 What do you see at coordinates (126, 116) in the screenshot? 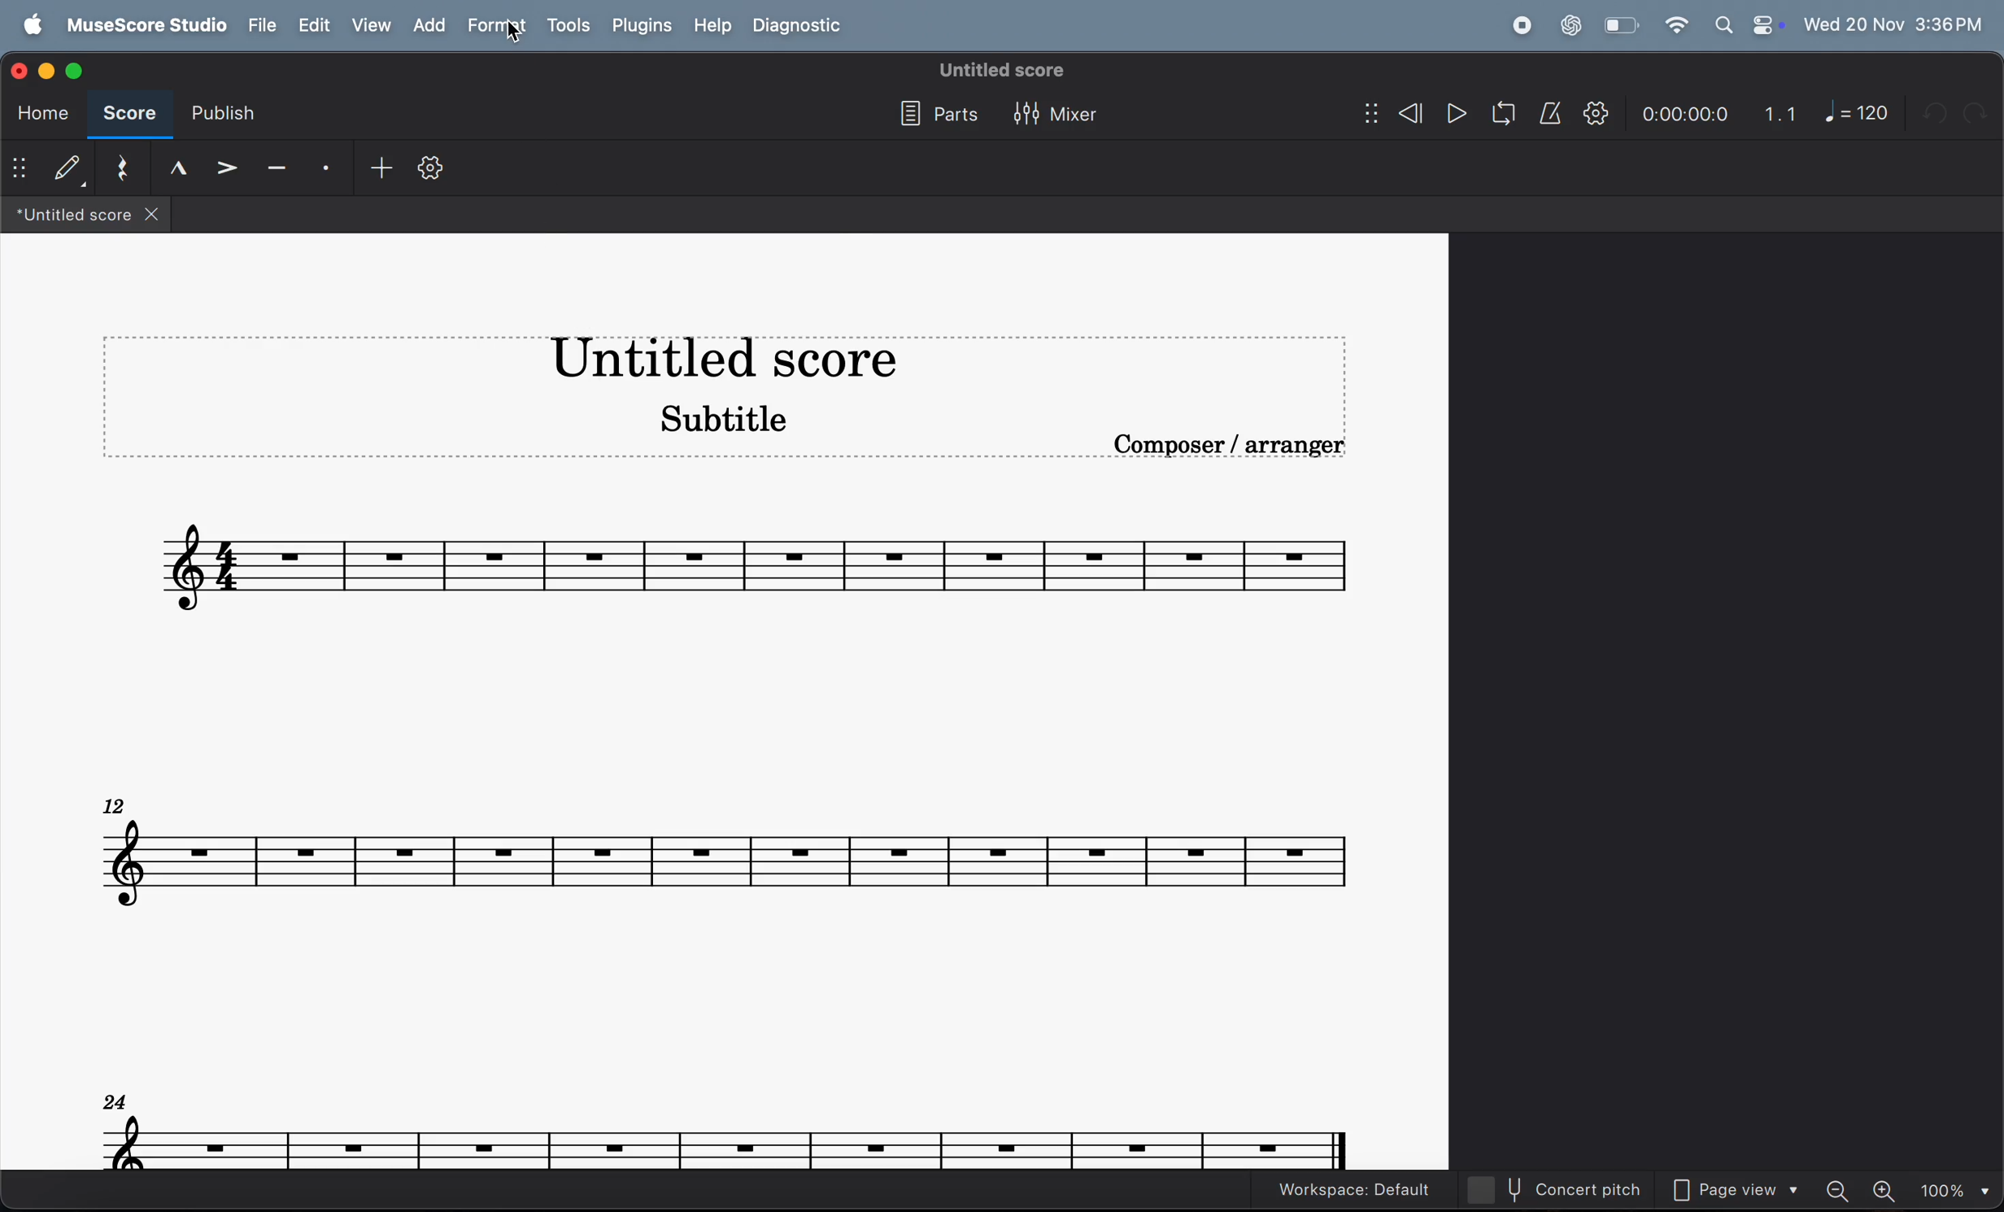
I see `score` at bounding box center [126, 116].